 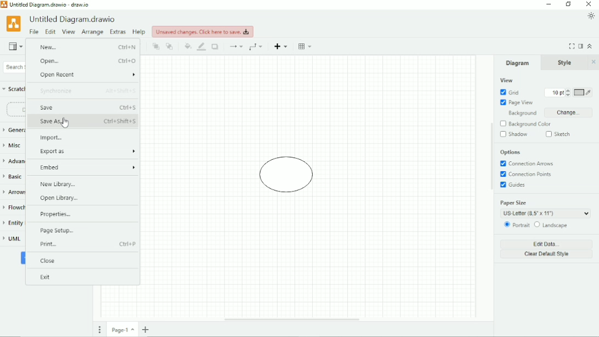 I want to click on Synchronize , so click(x=86, y=91).